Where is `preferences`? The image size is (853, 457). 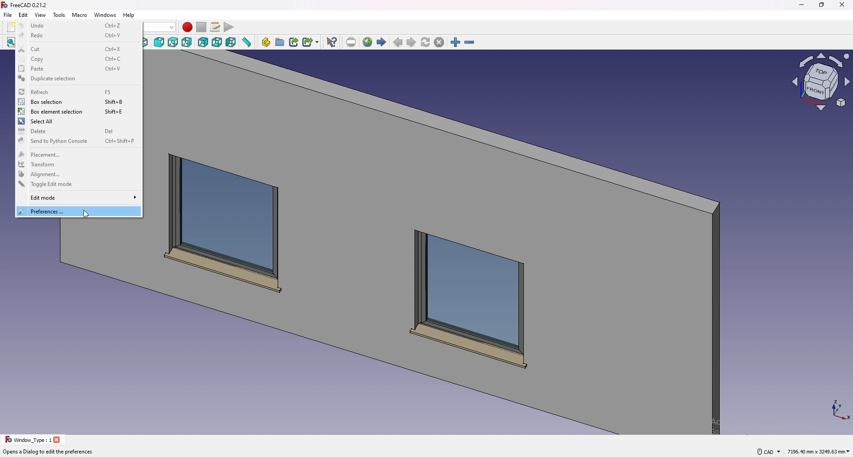
preferences is located at coordinates (78, 211).